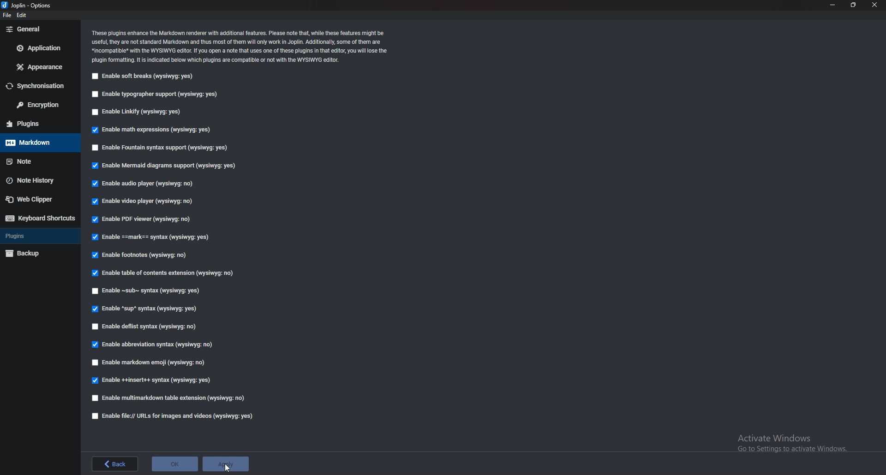  What do you see at coordinates (145, 309) in the screenshot?
I see `Enable sup syntax` at bounding box center [145, 309].